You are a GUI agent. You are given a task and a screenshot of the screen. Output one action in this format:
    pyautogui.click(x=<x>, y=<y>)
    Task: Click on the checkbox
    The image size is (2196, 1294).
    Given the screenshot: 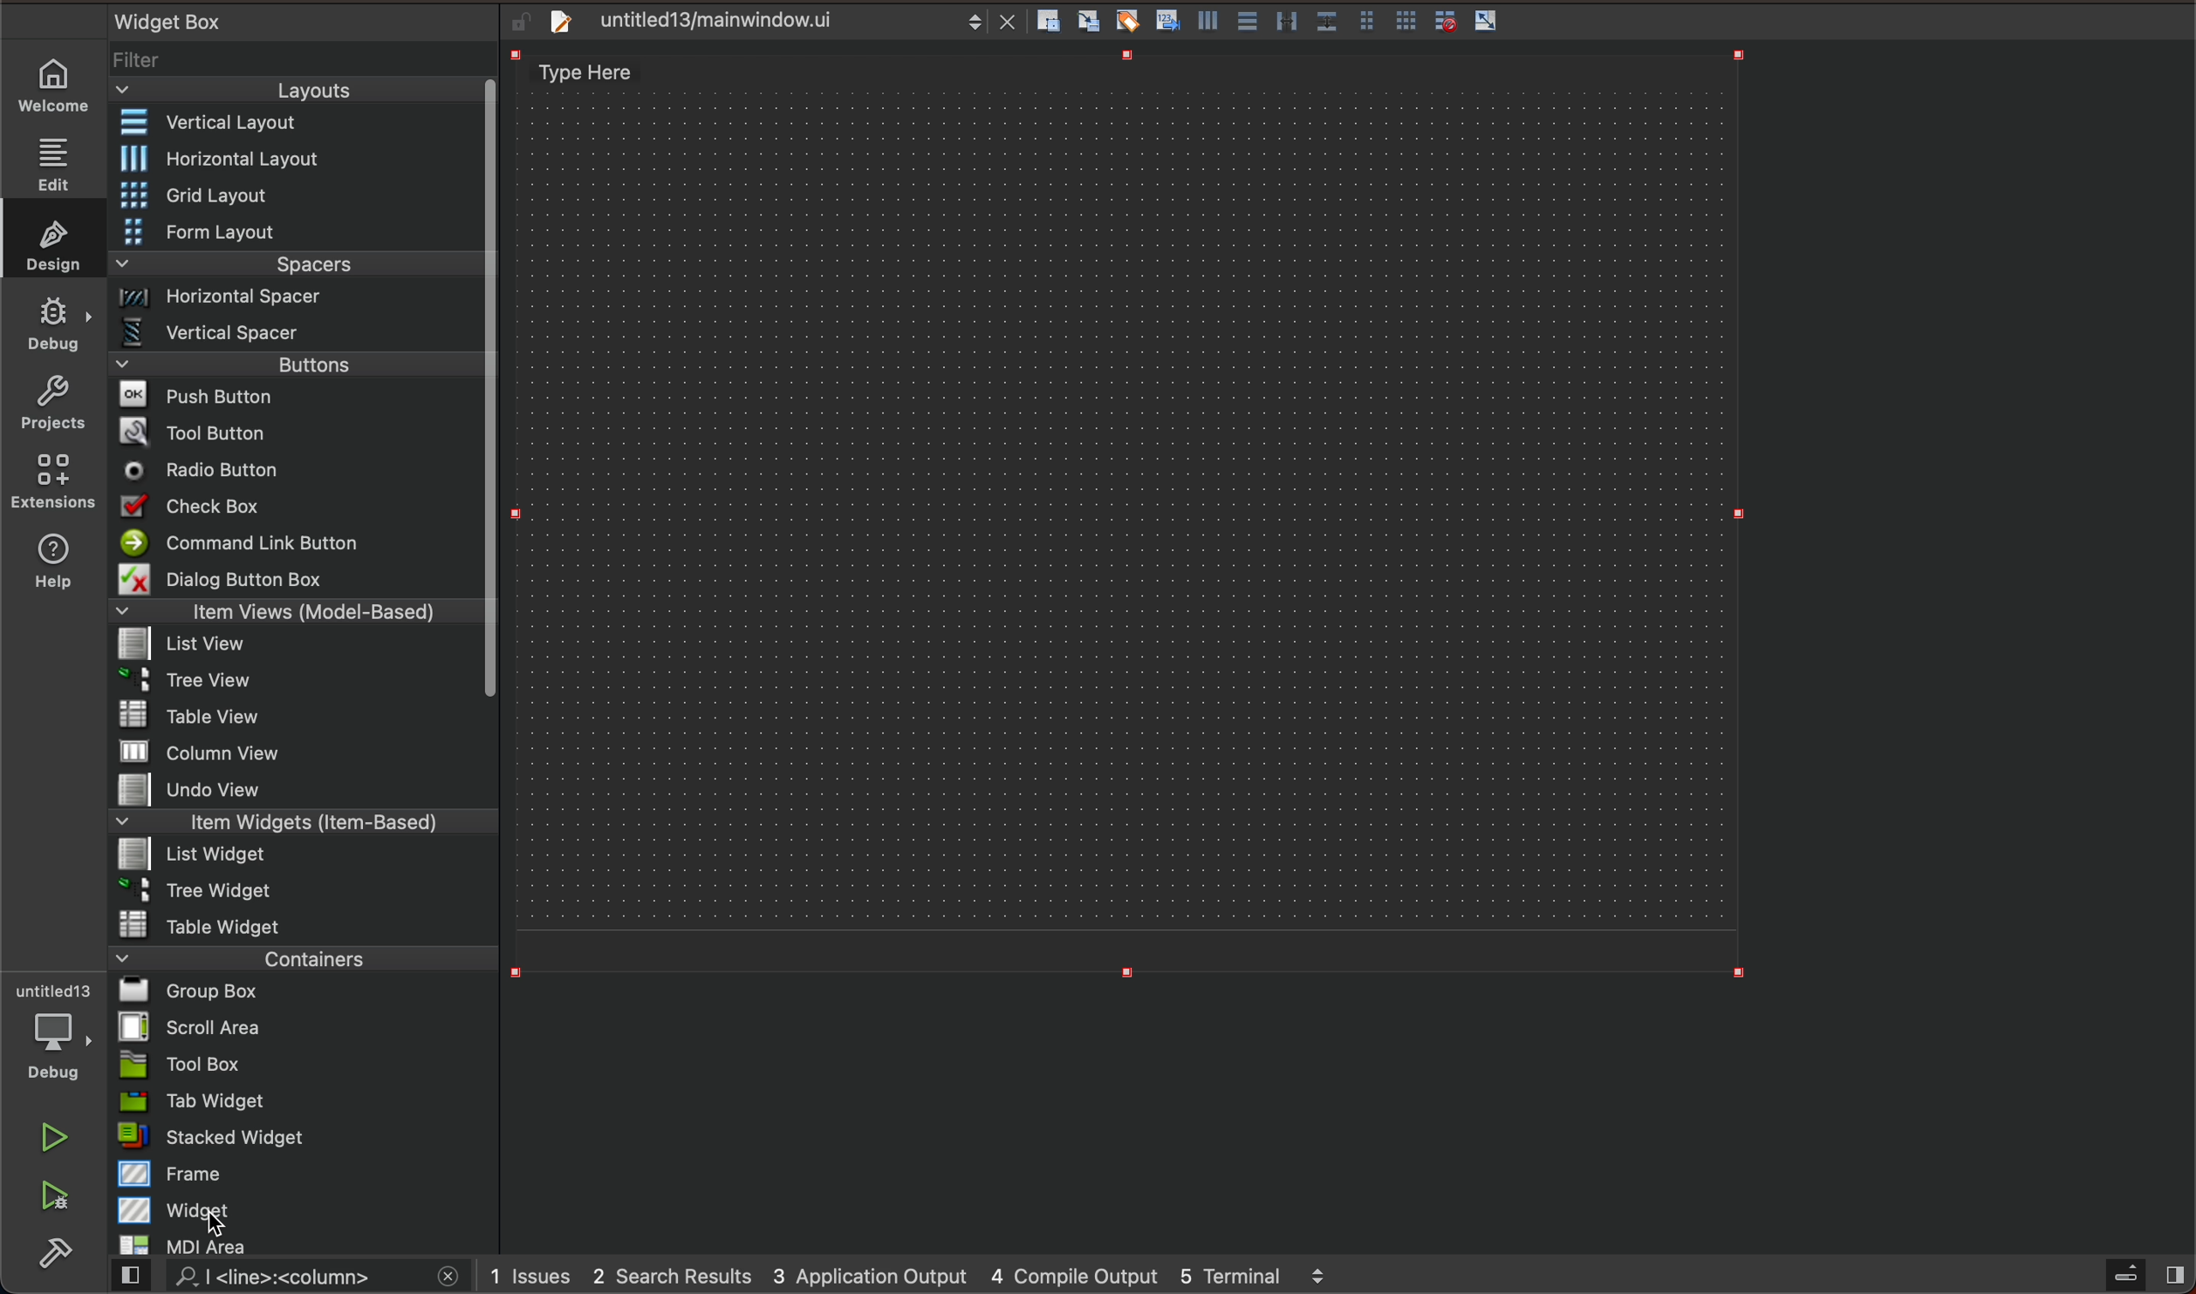 What is the action you would take?
    pyautogui.click(x=301, y=507)
    